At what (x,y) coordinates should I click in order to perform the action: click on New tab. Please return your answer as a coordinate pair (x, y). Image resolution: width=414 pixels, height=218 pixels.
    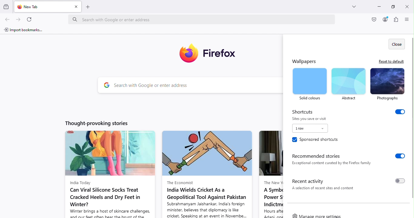
    Looking at the image, I should click on (41, 6).